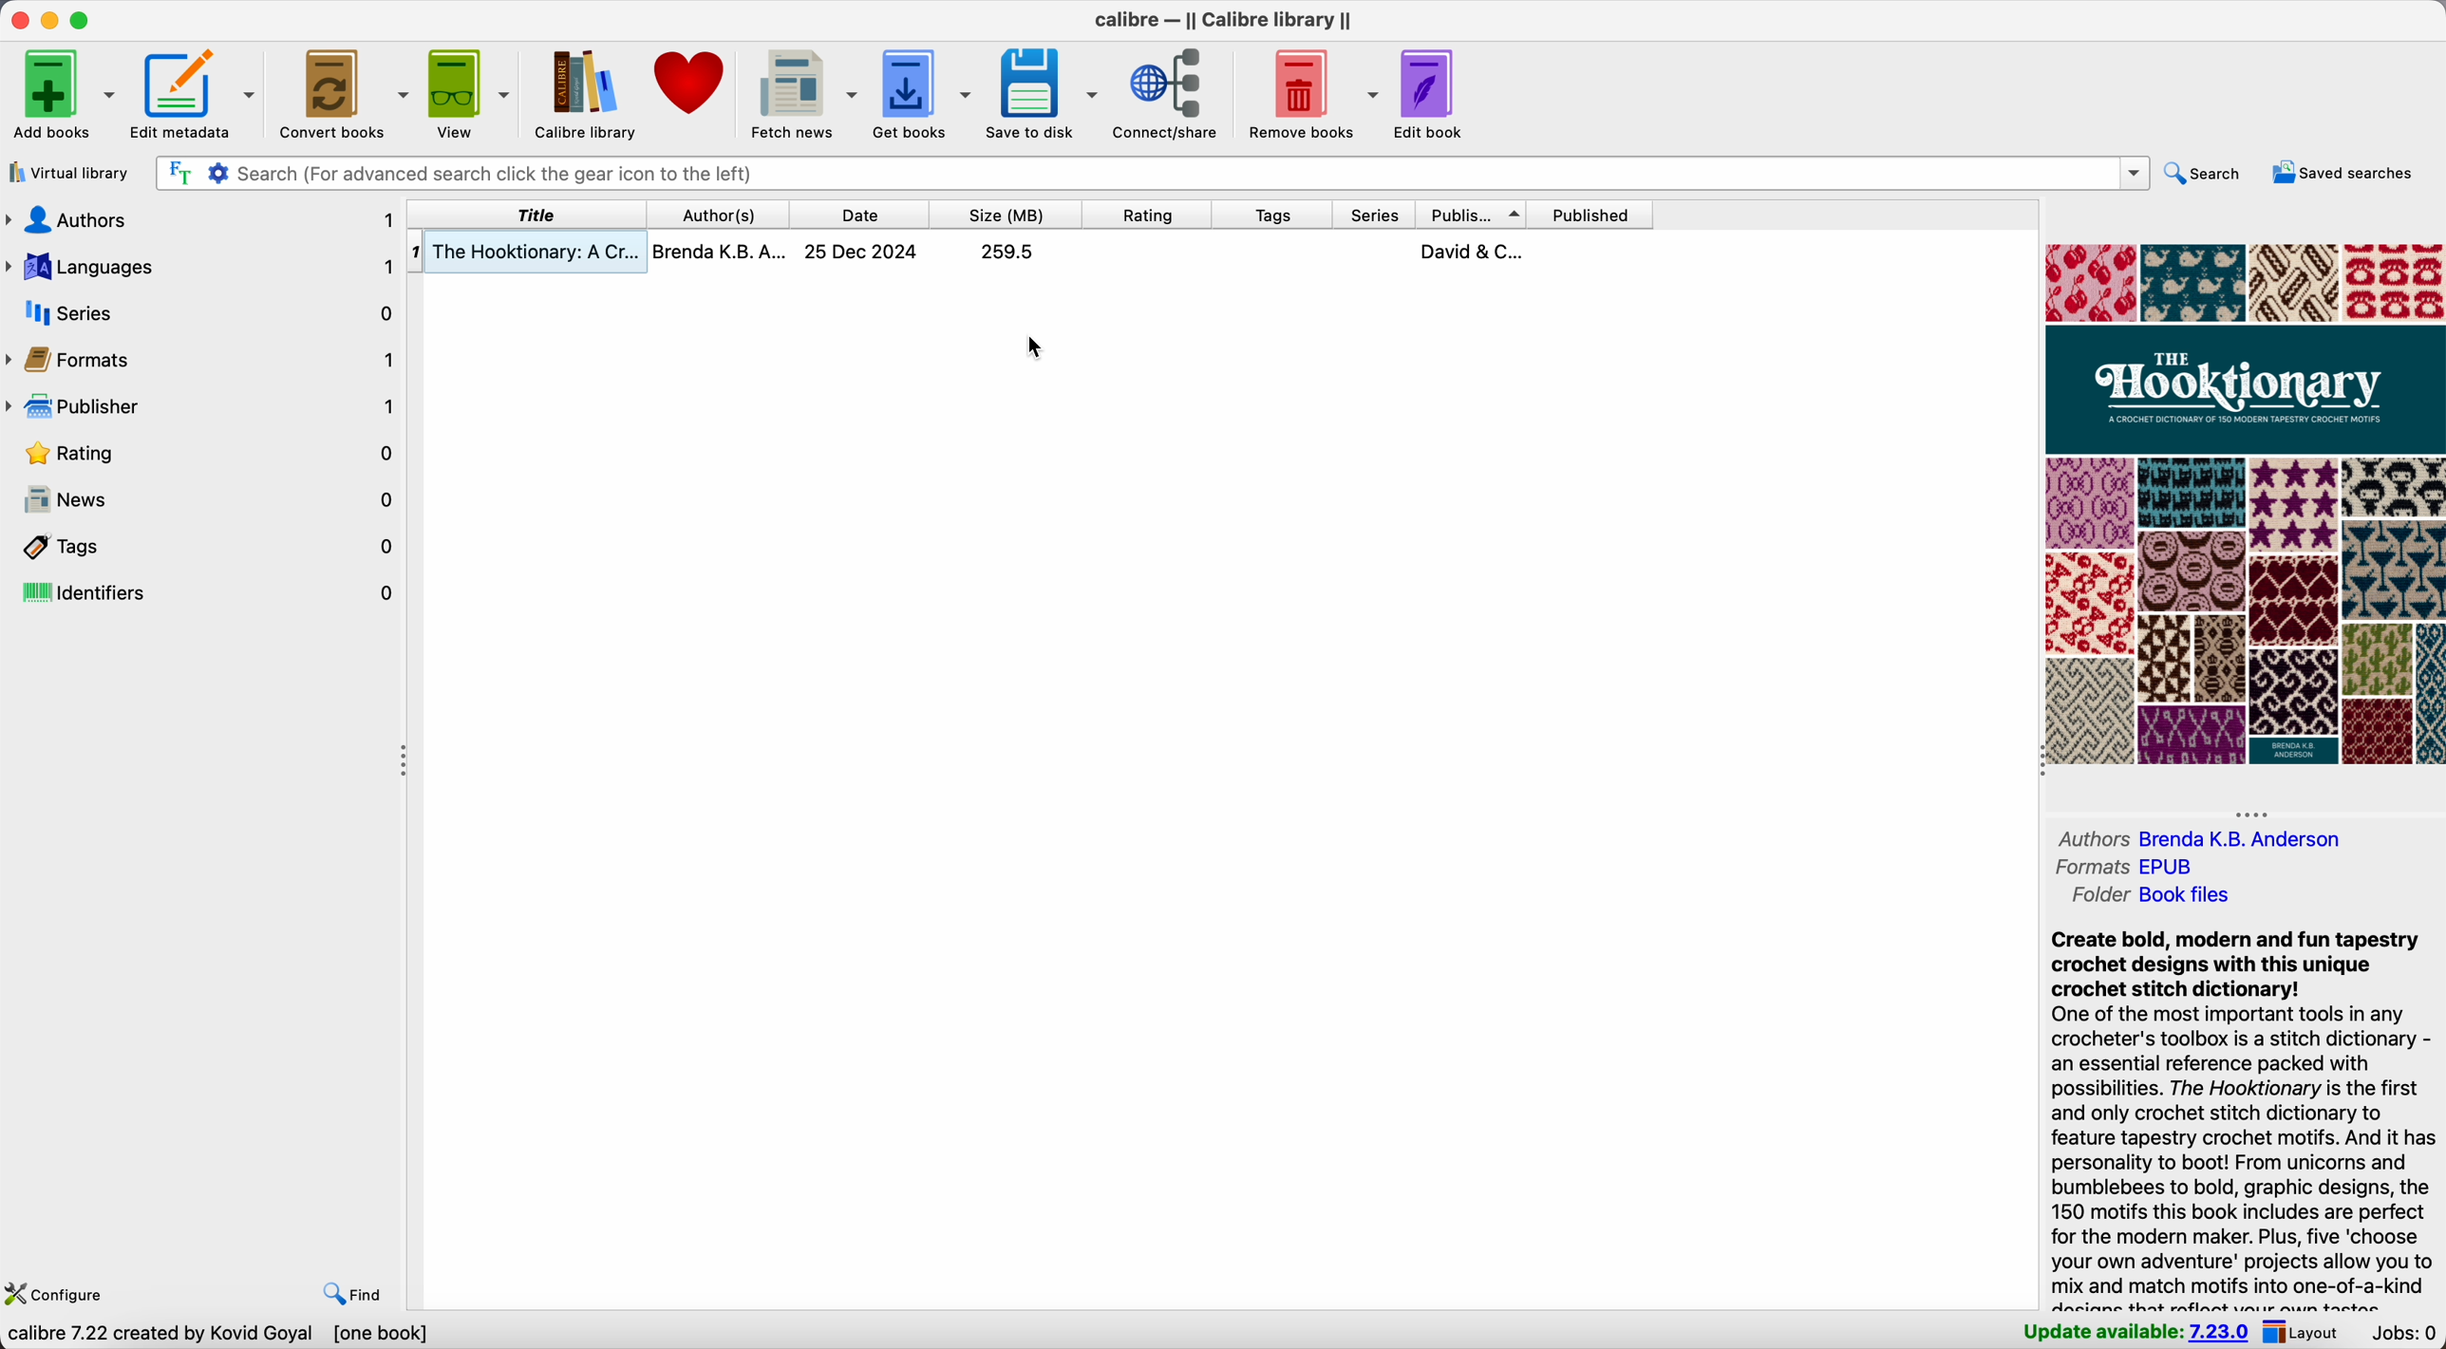 The height and width of the screenshot is (1349, 2446). Describe the element at coordinates (47, 20) in the screenshot. I see `minimize` at that location.